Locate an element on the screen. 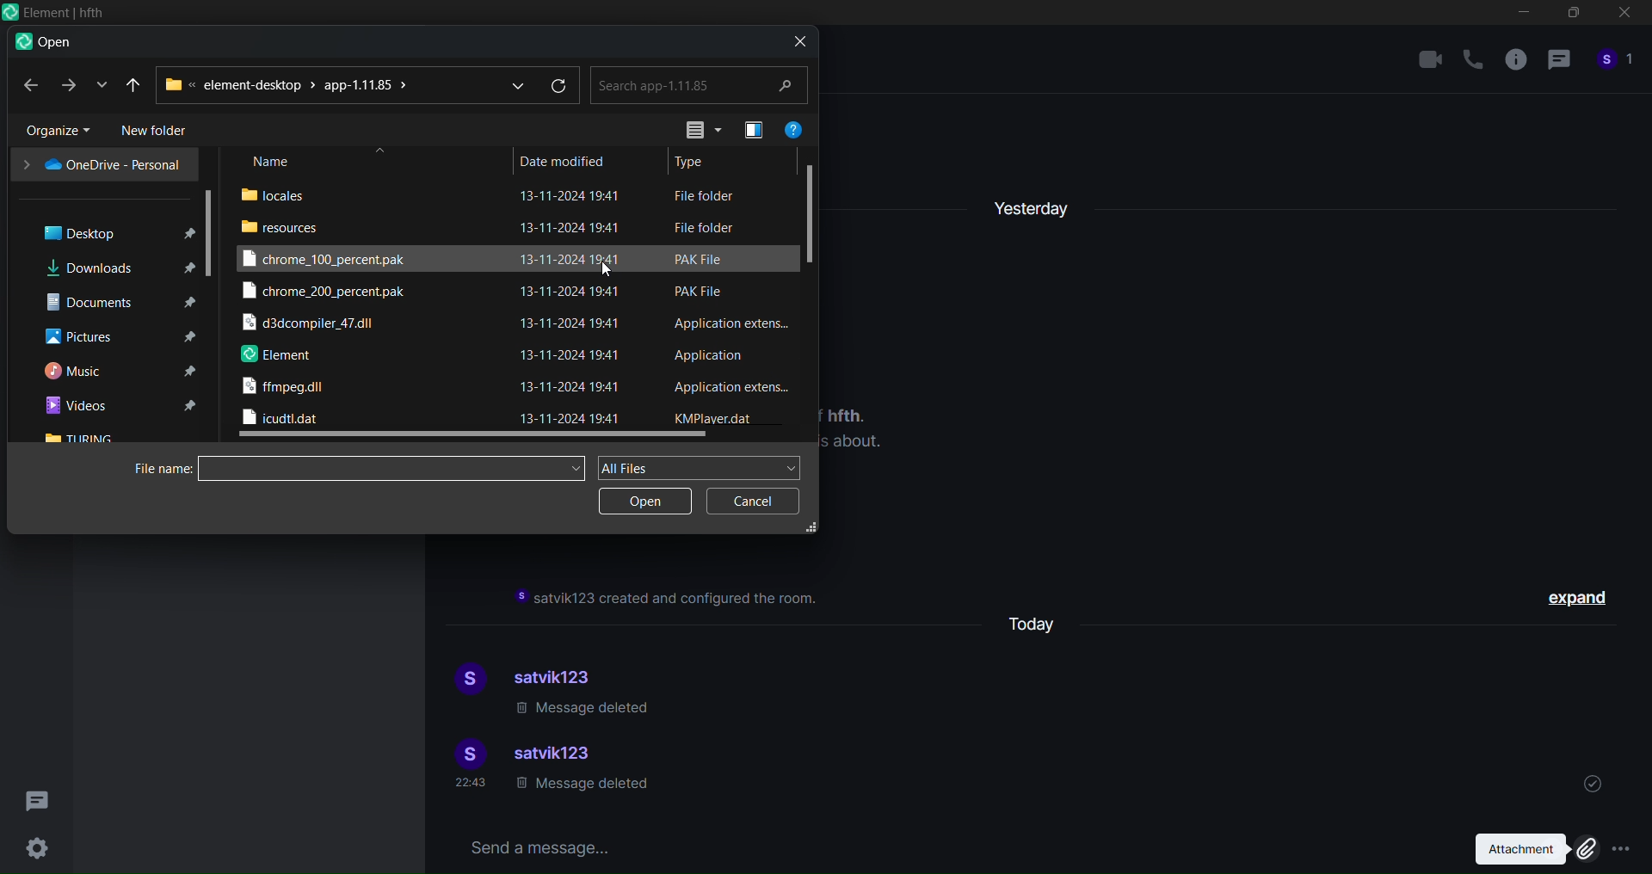  locales is located at coordinates (280, 194).